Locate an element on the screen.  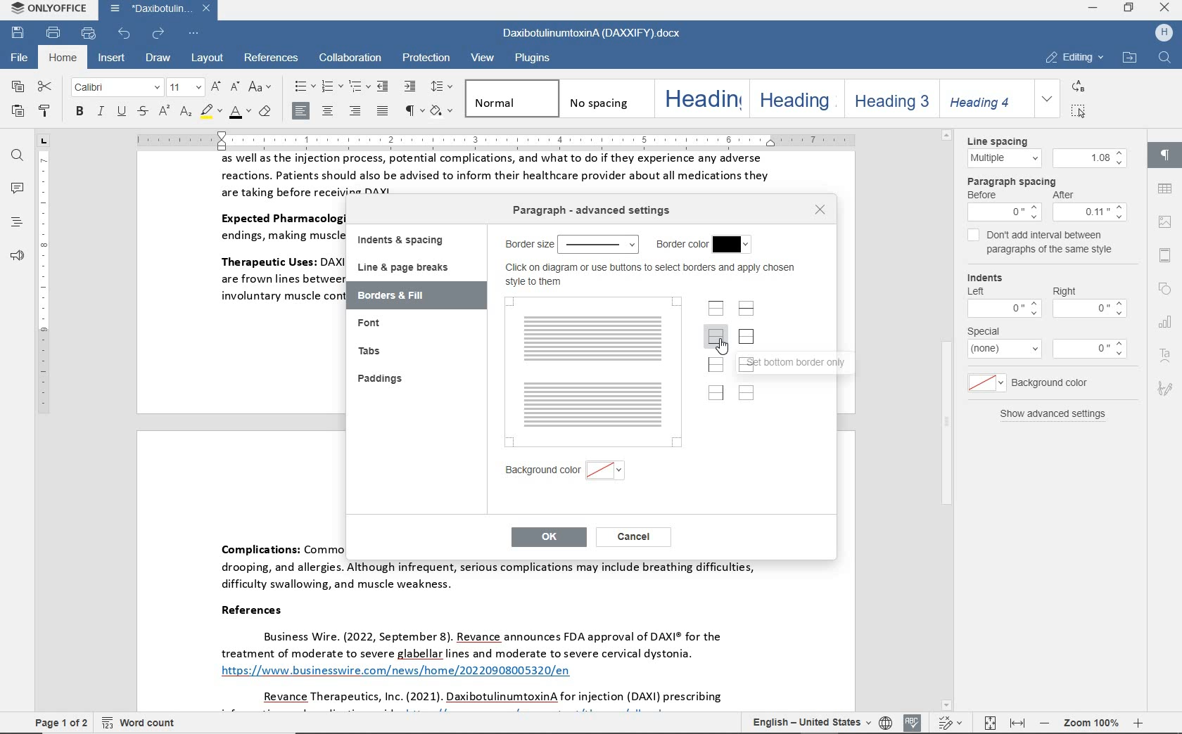
click on diagram or use buttons to select borders is located at coordinates (649, 275).